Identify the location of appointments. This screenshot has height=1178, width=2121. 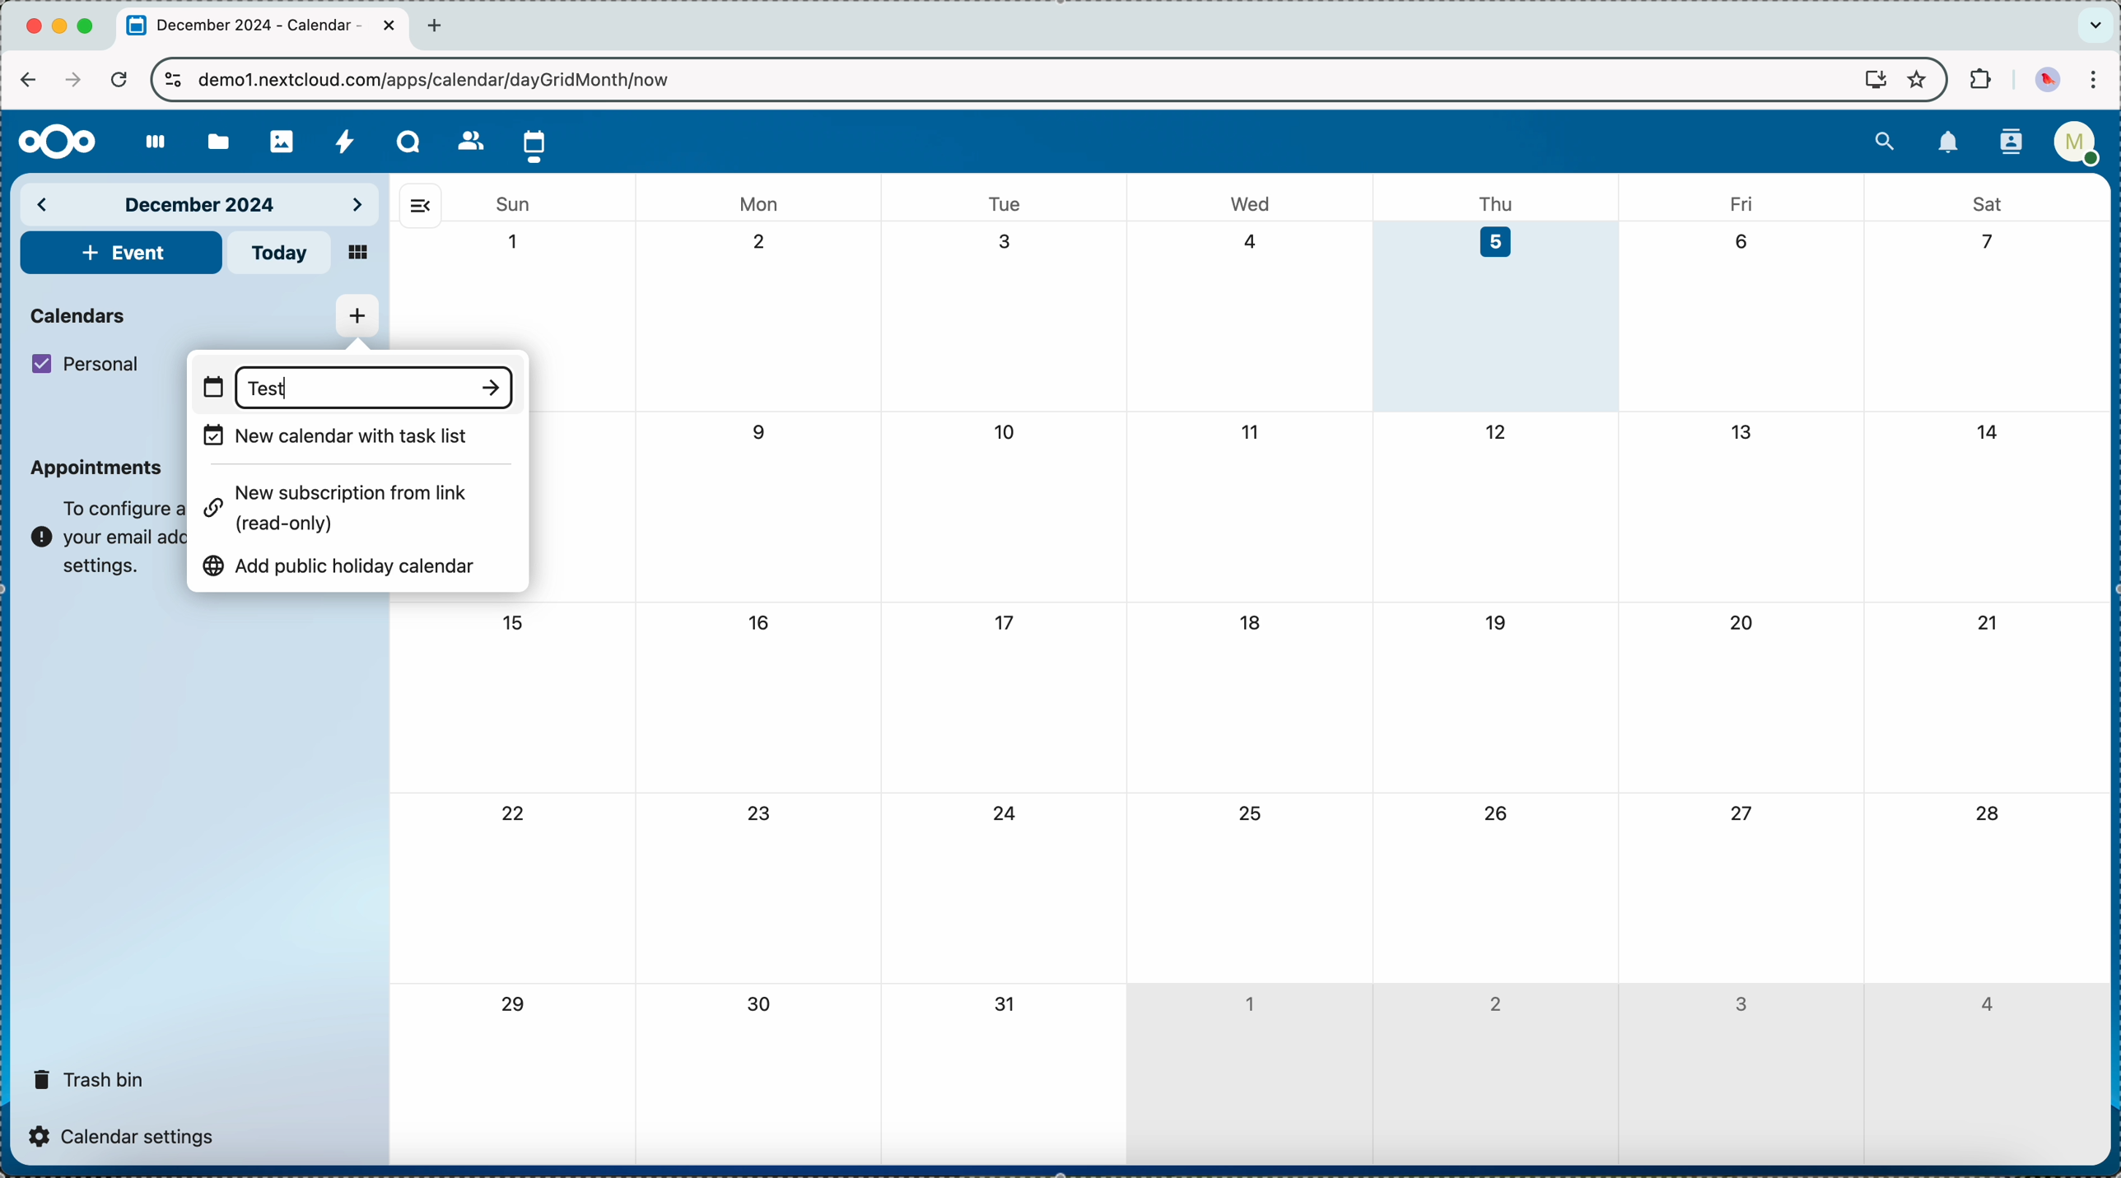
(98, 468).